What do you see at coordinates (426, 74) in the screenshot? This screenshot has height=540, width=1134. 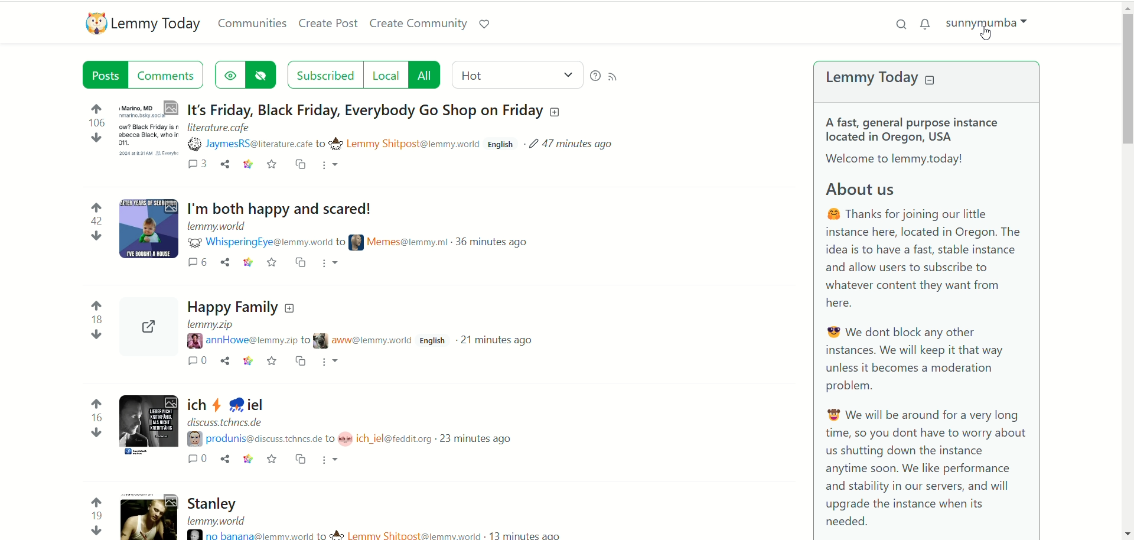 I see `all` at bounding box center [426, 74].